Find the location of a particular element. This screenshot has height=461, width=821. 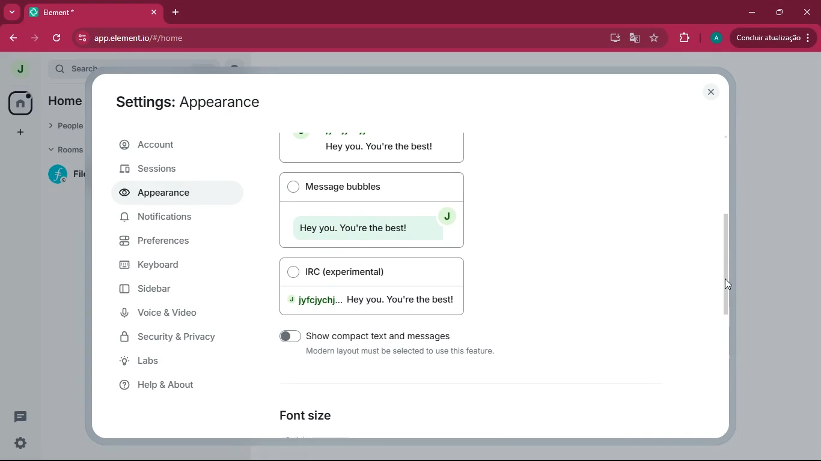

forward is located at coordinates (37, 39).